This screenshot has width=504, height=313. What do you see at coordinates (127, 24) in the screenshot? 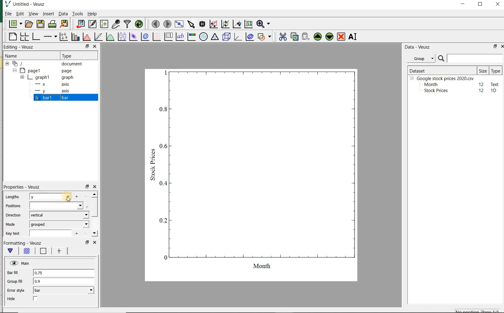
I see `filter data` at bounding box center [127, 24].